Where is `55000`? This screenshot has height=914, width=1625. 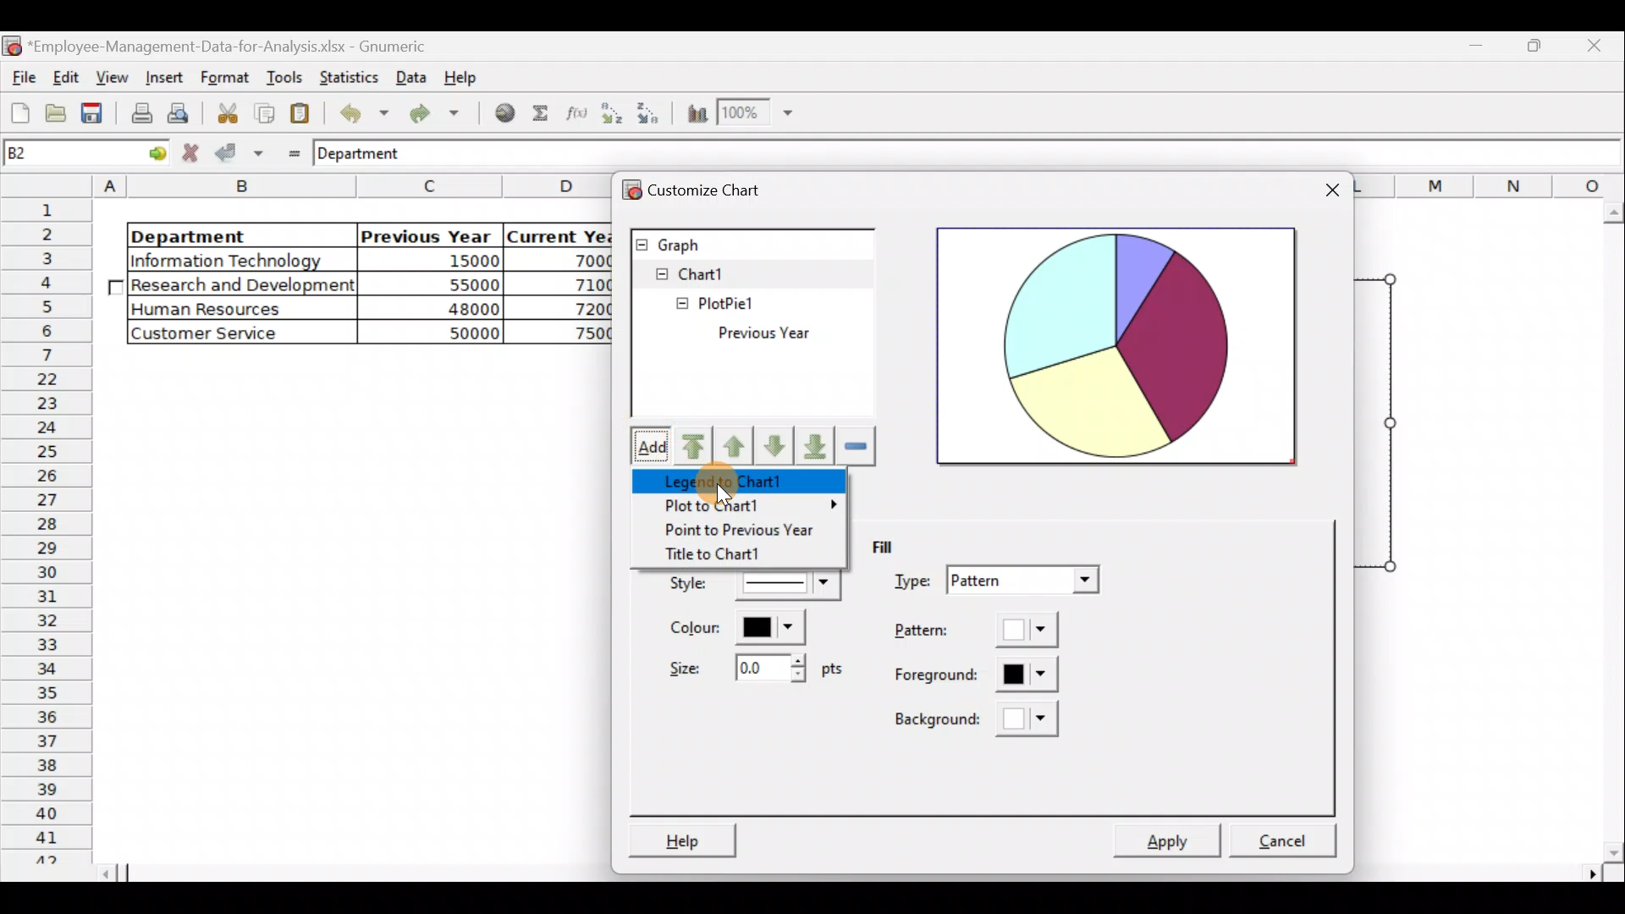 55000 is located at coordinates (464, 284).